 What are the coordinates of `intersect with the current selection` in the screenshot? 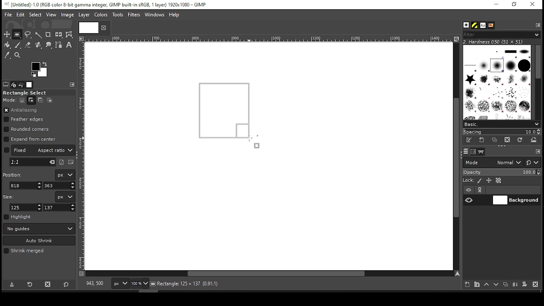 It's located at (49, 100).